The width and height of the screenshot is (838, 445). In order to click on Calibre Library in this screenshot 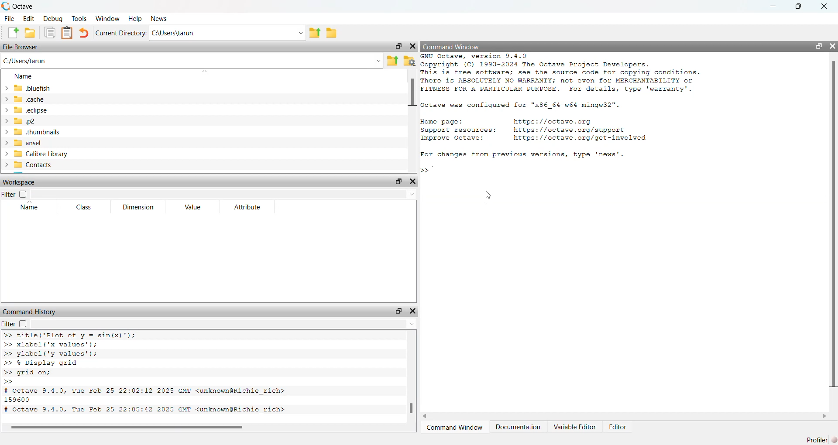, I will do `click(36, 154)`.